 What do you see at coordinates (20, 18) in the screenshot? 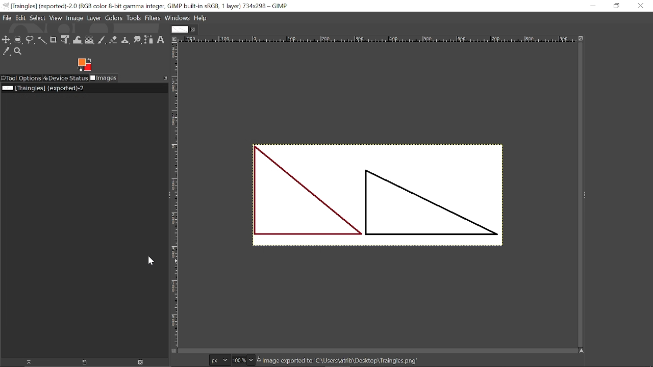
I see `File` at bounding box center [20, 18].